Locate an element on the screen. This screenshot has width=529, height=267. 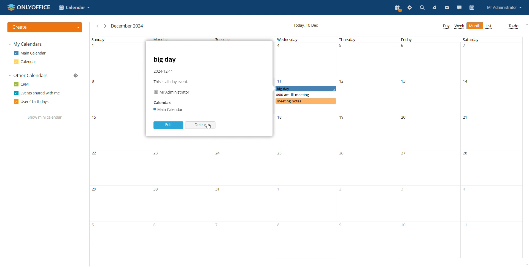
month view is located at coordinates (475, 26).